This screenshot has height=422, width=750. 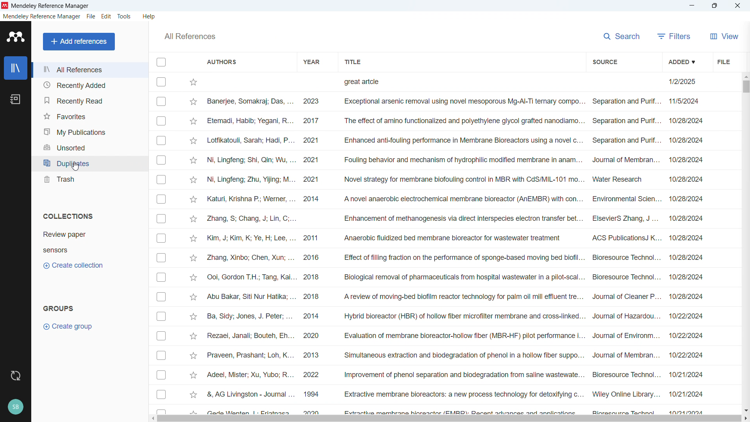 I want to click on logo, so click(x=15, y=37).